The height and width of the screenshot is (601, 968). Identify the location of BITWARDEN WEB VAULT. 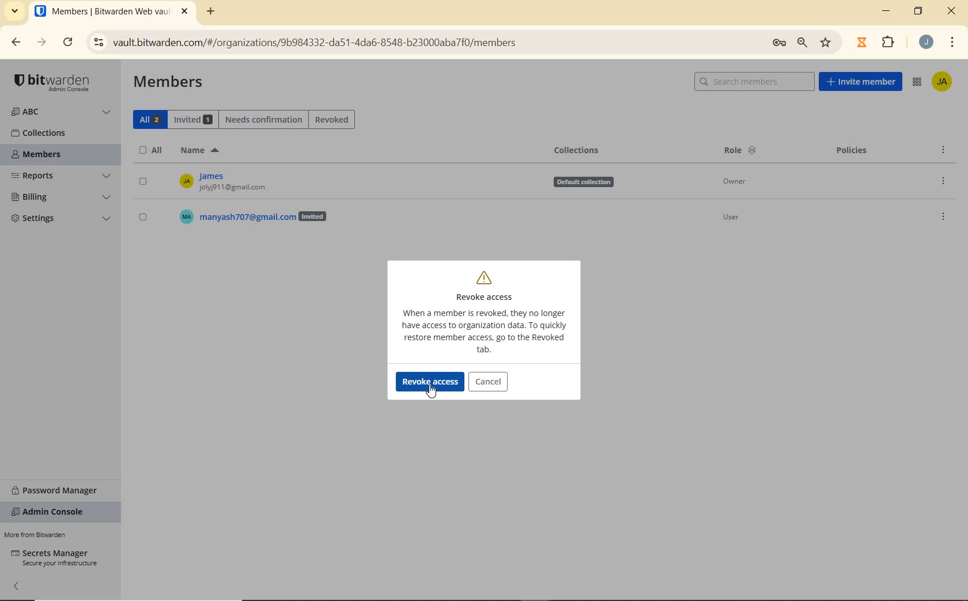
(113, 13).